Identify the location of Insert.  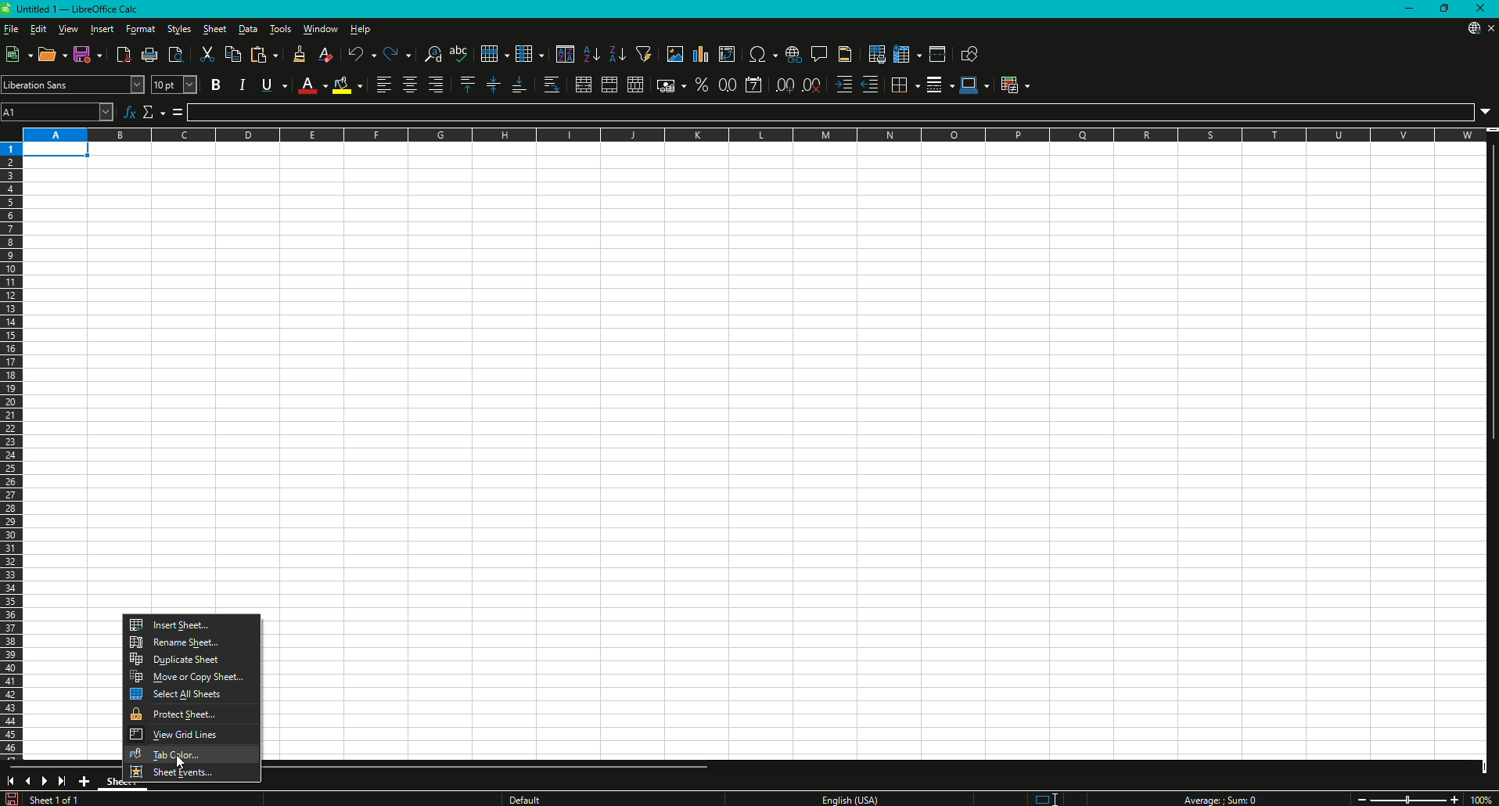
(102, 28).